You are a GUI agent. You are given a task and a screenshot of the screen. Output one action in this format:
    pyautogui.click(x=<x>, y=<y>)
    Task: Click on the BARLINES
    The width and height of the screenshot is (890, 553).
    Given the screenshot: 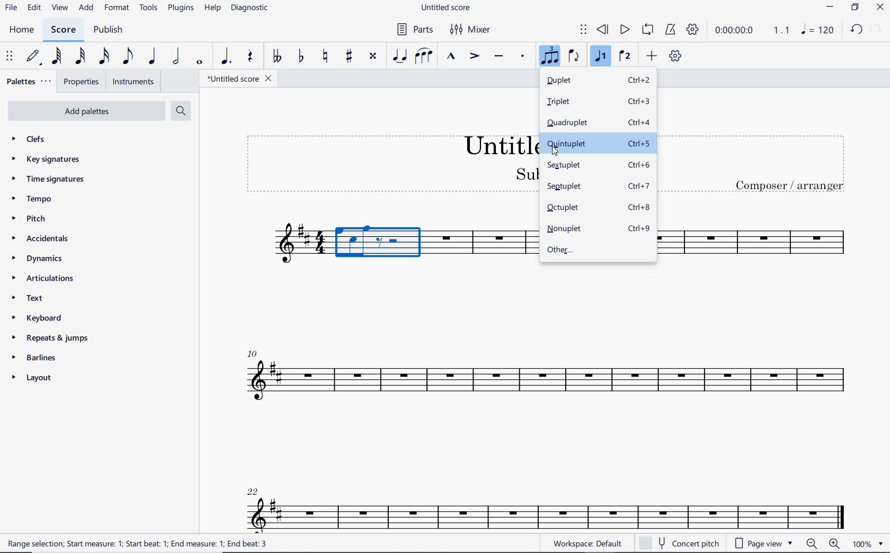 What is the action you would take?
    pyautogui.click(x=32, y=358)
    